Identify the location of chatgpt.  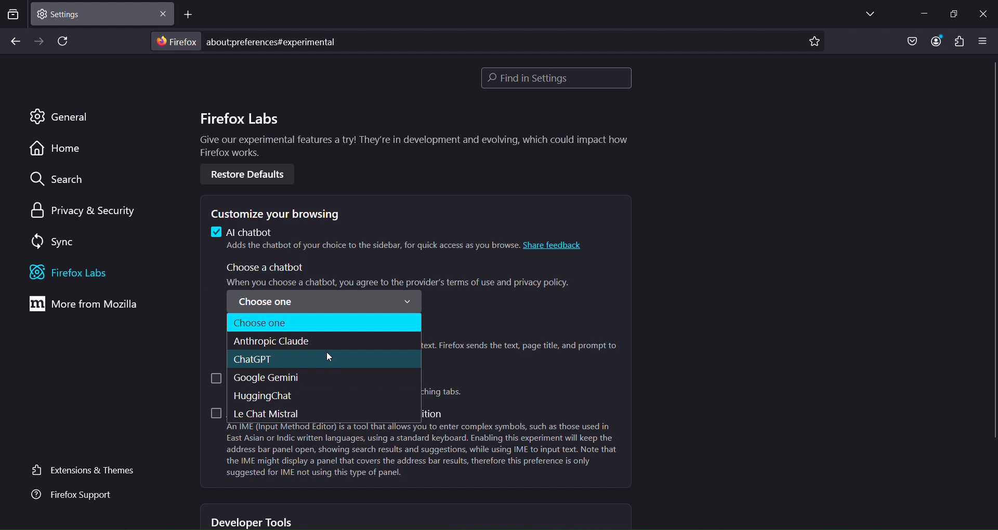
(261, 359).